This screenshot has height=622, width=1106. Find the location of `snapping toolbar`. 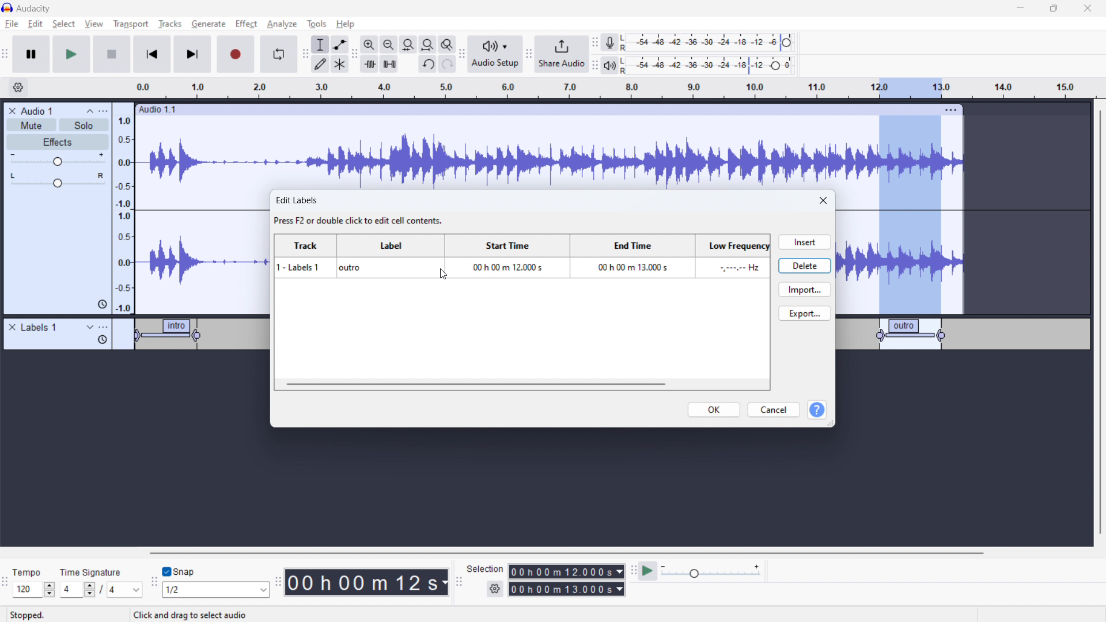

snapping toolbar is located at coordinates (154, 583).